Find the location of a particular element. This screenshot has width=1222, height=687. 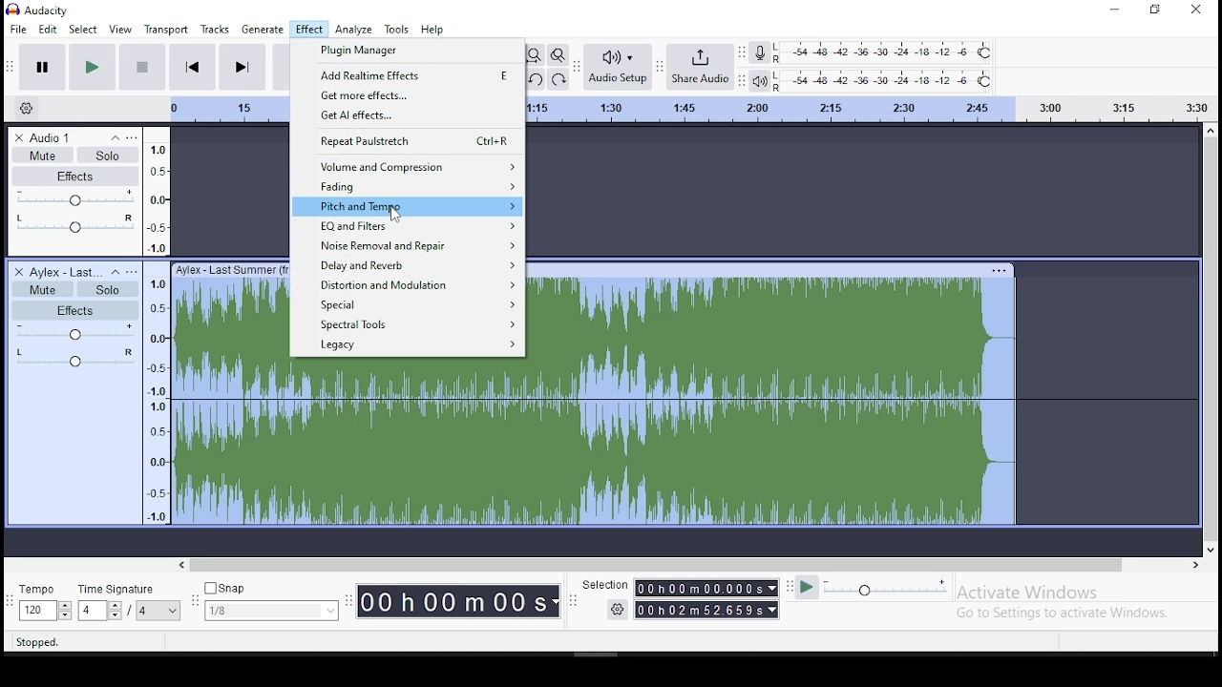

audio effect is located at coordinates (75, 364).